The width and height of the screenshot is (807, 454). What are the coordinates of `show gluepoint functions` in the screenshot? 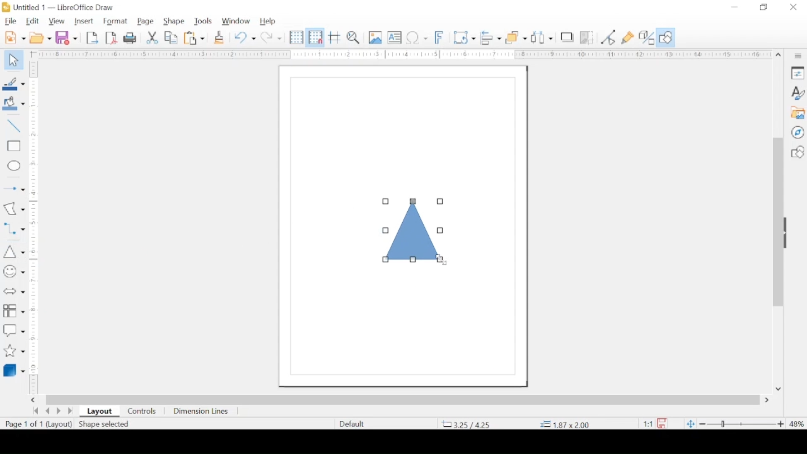 It's located at (628, 38).